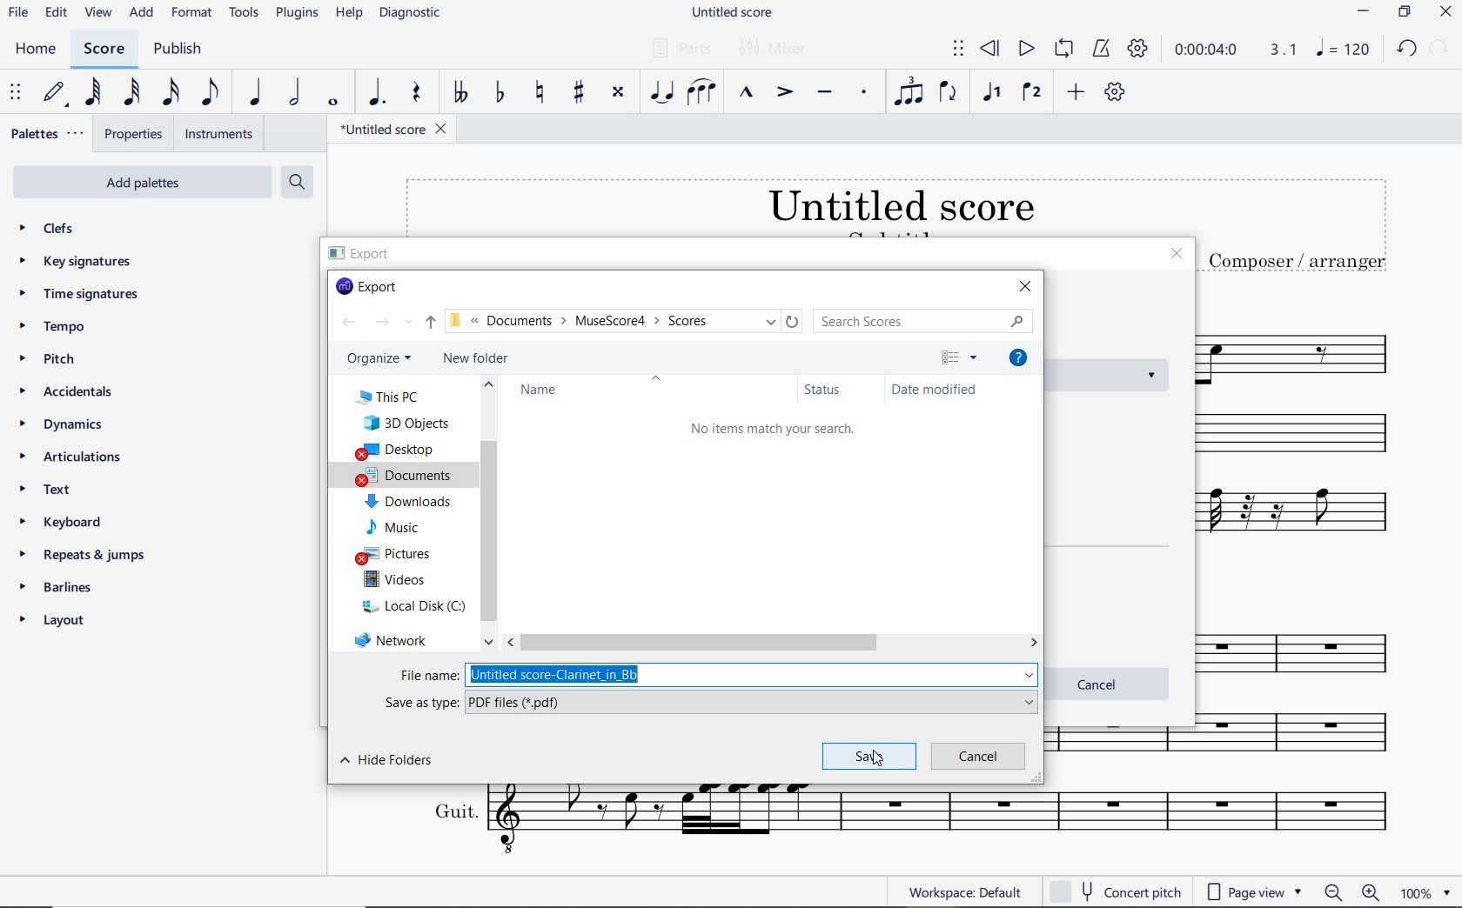 Image resolution: width=1462 pixels, height=908 pixels. I want to click on NOTE, so click(1343, 48).